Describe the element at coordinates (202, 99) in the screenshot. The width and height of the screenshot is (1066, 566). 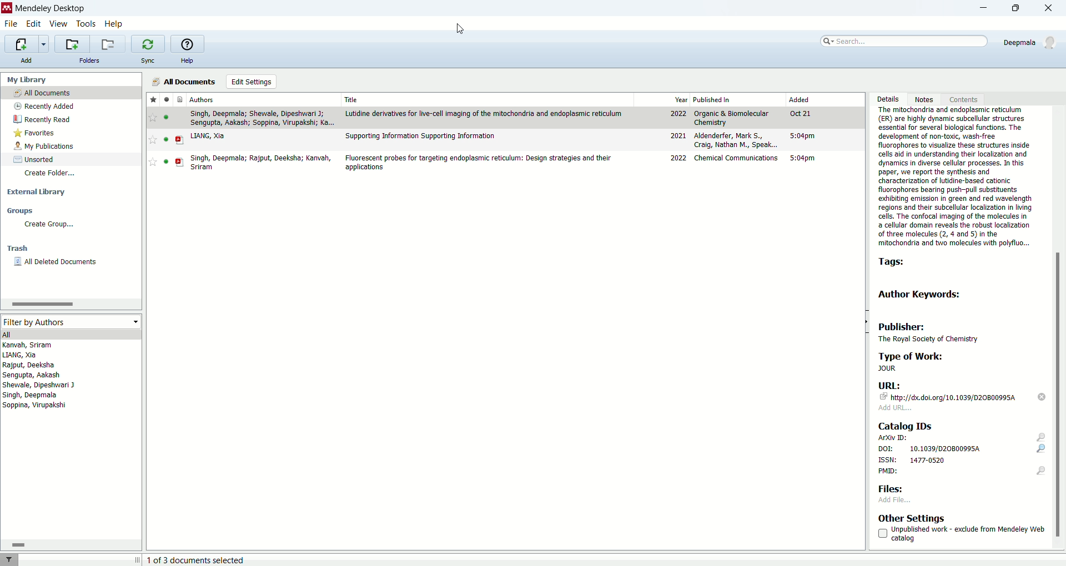
I see `authors` at that location.